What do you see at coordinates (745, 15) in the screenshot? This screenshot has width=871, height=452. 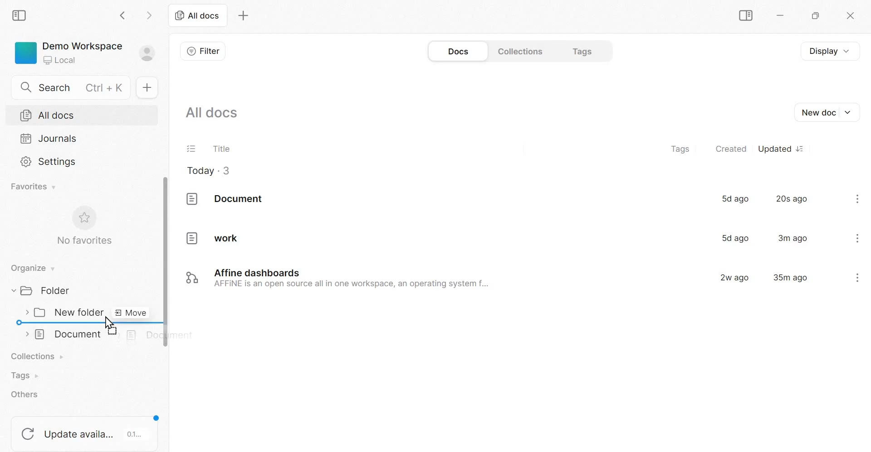 I see `Sidebar Toggle` at bounding box center [745, 15].